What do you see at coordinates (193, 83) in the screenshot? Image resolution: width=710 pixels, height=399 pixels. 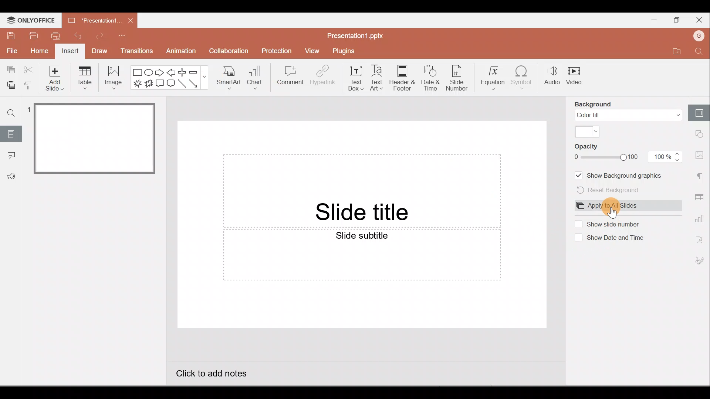 I see `Arrow` at bounding box center [193, 83].